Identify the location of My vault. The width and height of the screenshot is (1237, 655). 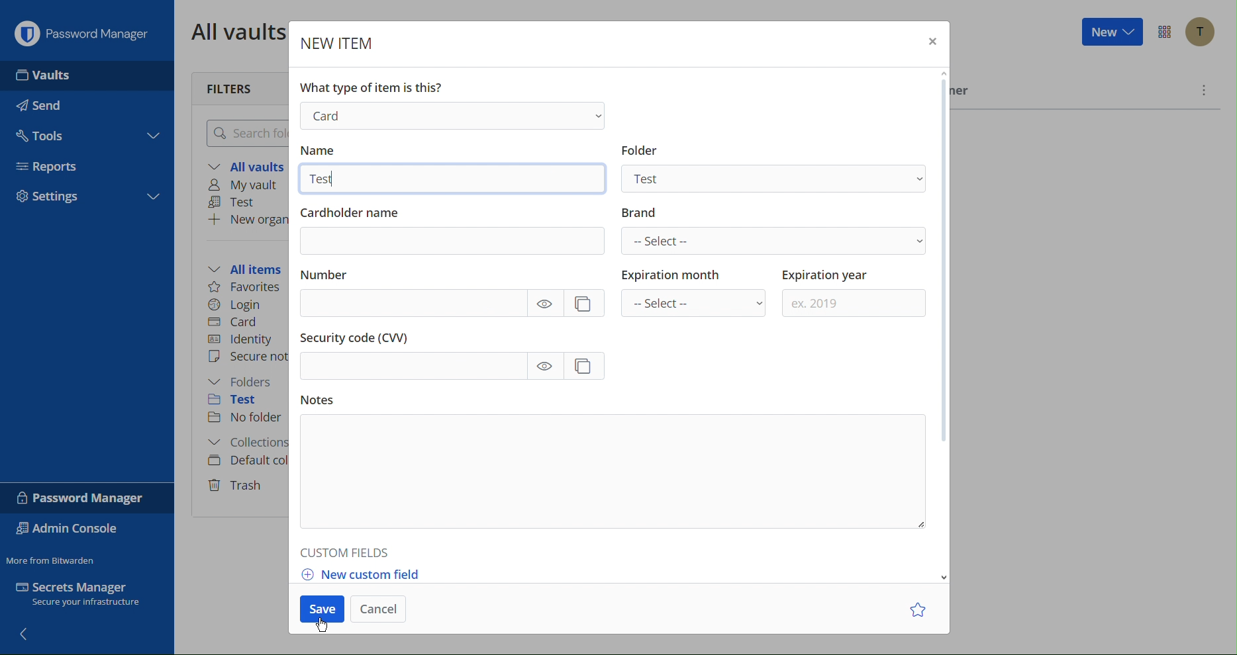
(241, 185).